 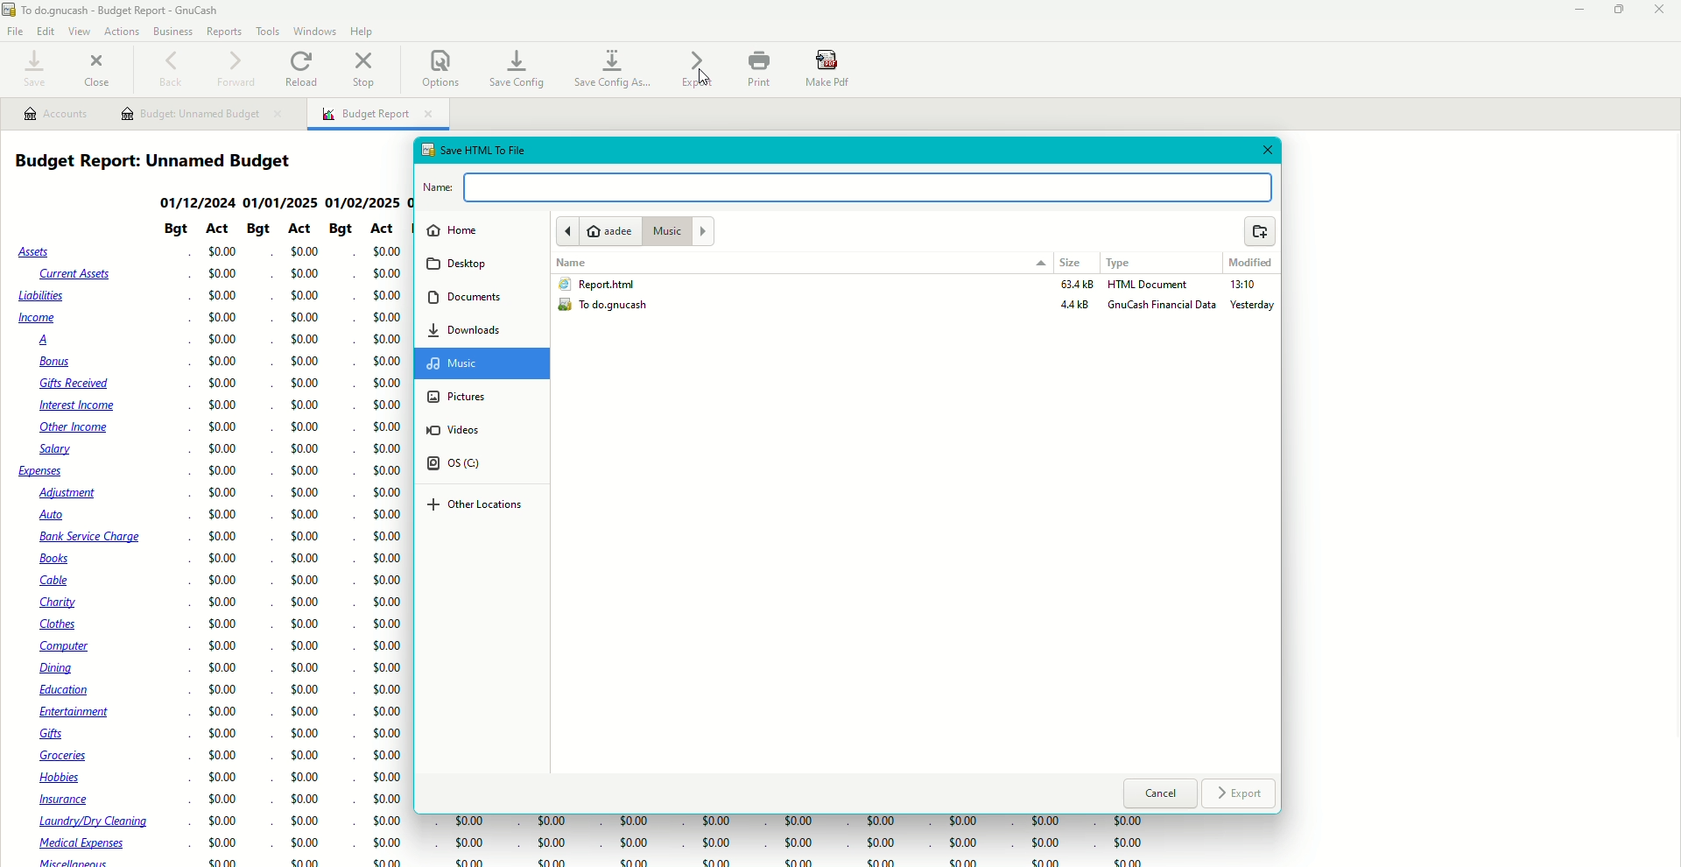 What do you see at coordinates (170, 70) in the screenshot?
I see `Back` at bounding box center [170, 70].